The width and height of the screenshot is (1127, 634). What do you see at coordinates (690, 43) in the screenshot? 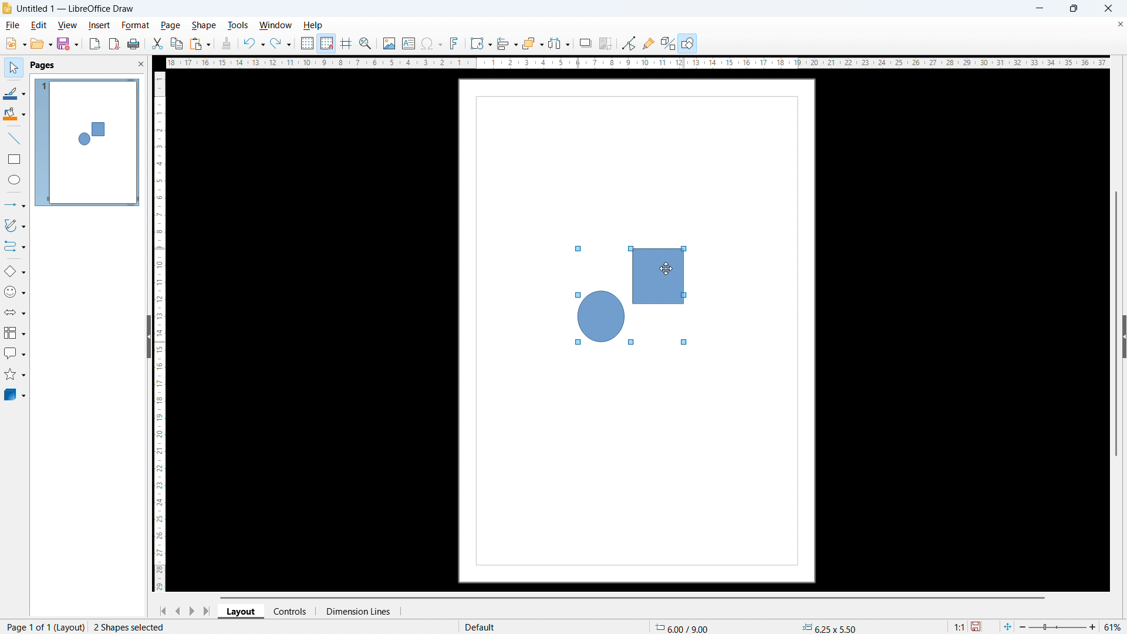
I see `open draw functions` at bounding box center [690, 43].